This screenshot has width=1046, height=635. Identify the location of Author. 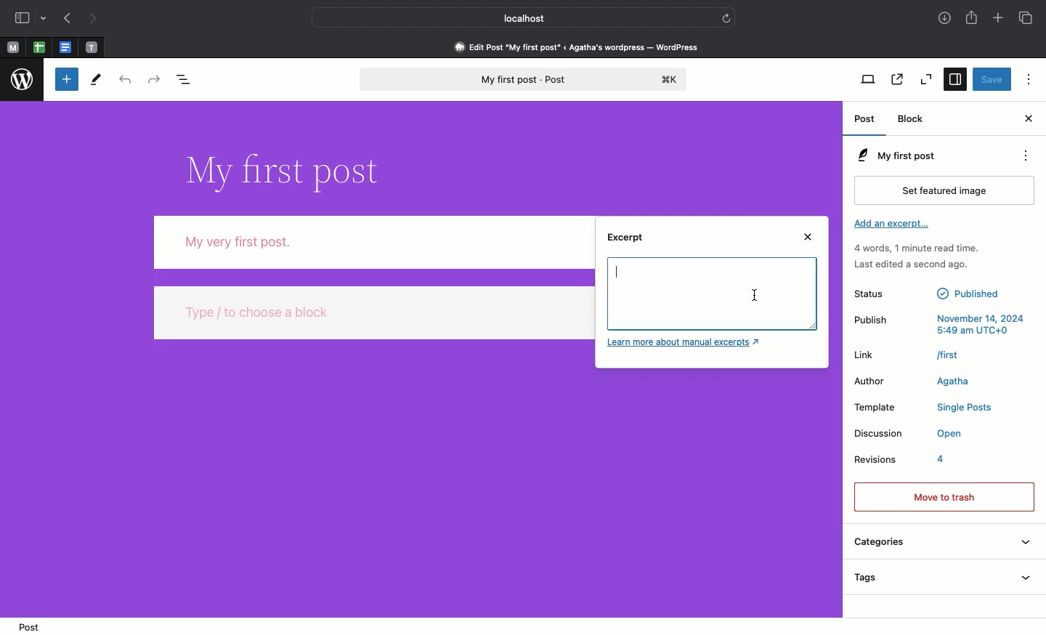
(919, 381).